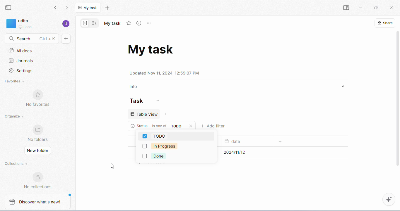 The image size is (400, 211). Describe the element at coordinates (136, 101) in the screenshot. I see `task` at that location.